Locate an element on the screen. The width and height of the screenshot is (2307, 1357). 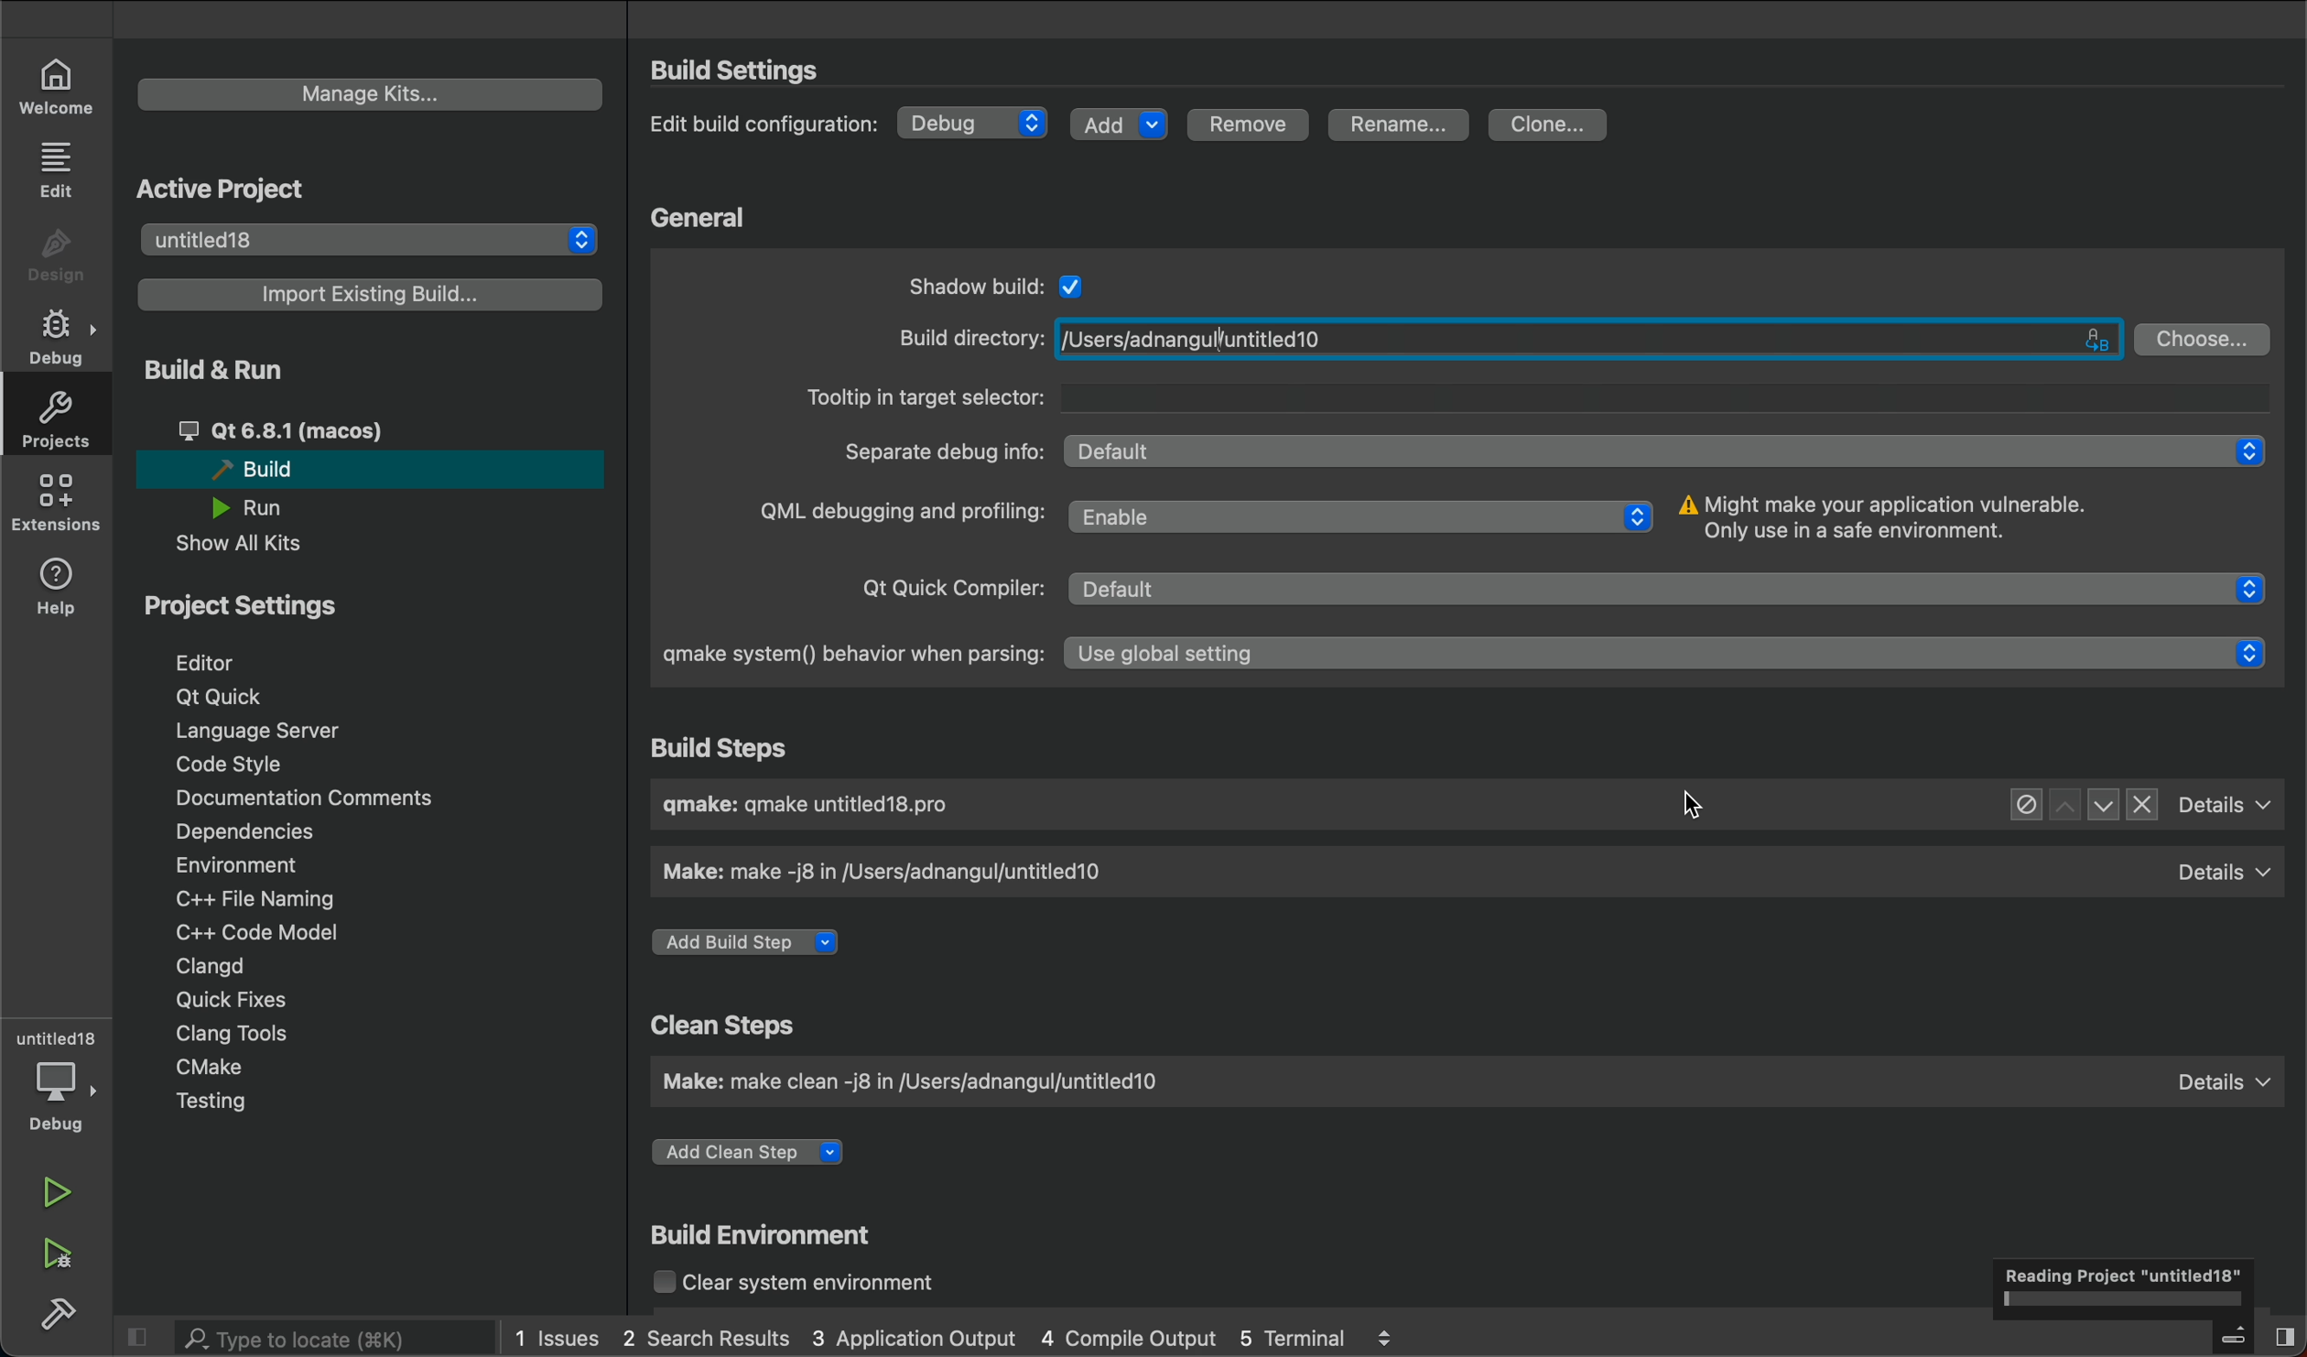
Build directory: is located at coordinates (965, 338).